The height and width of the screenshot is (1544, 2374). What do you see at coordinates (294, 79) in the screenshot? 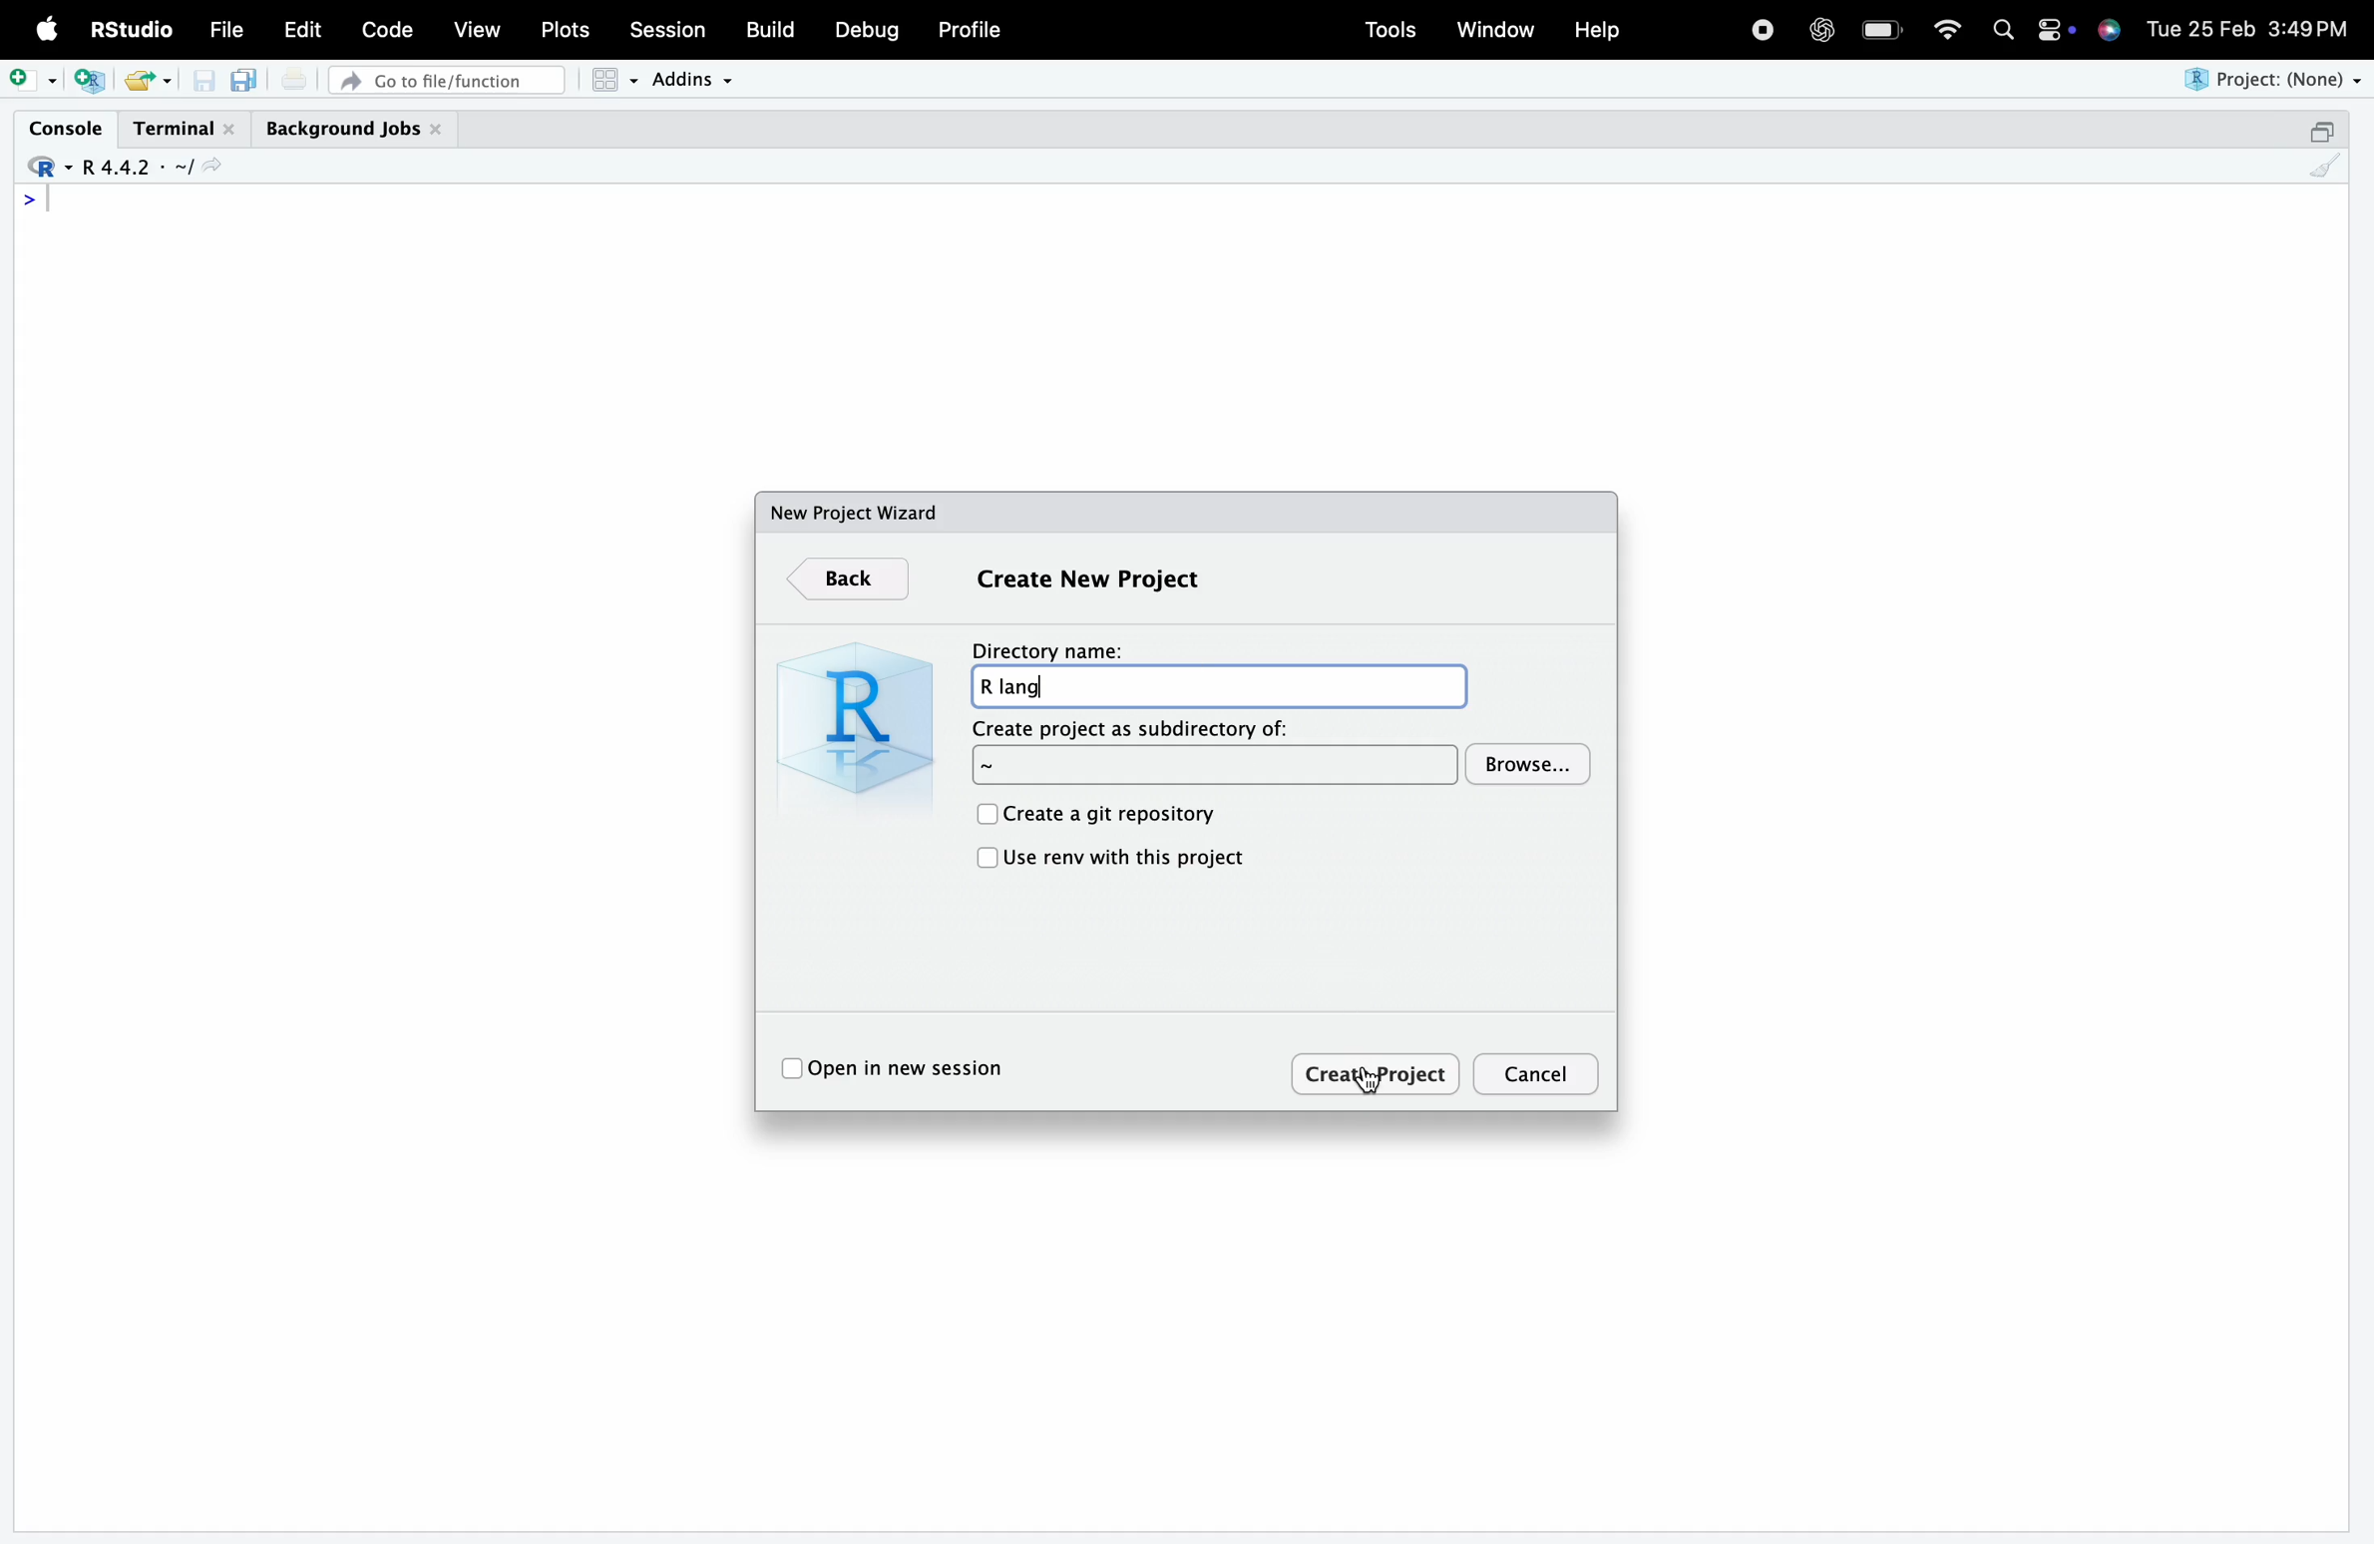
I see `print the current file` at bounding box center [294, 79].